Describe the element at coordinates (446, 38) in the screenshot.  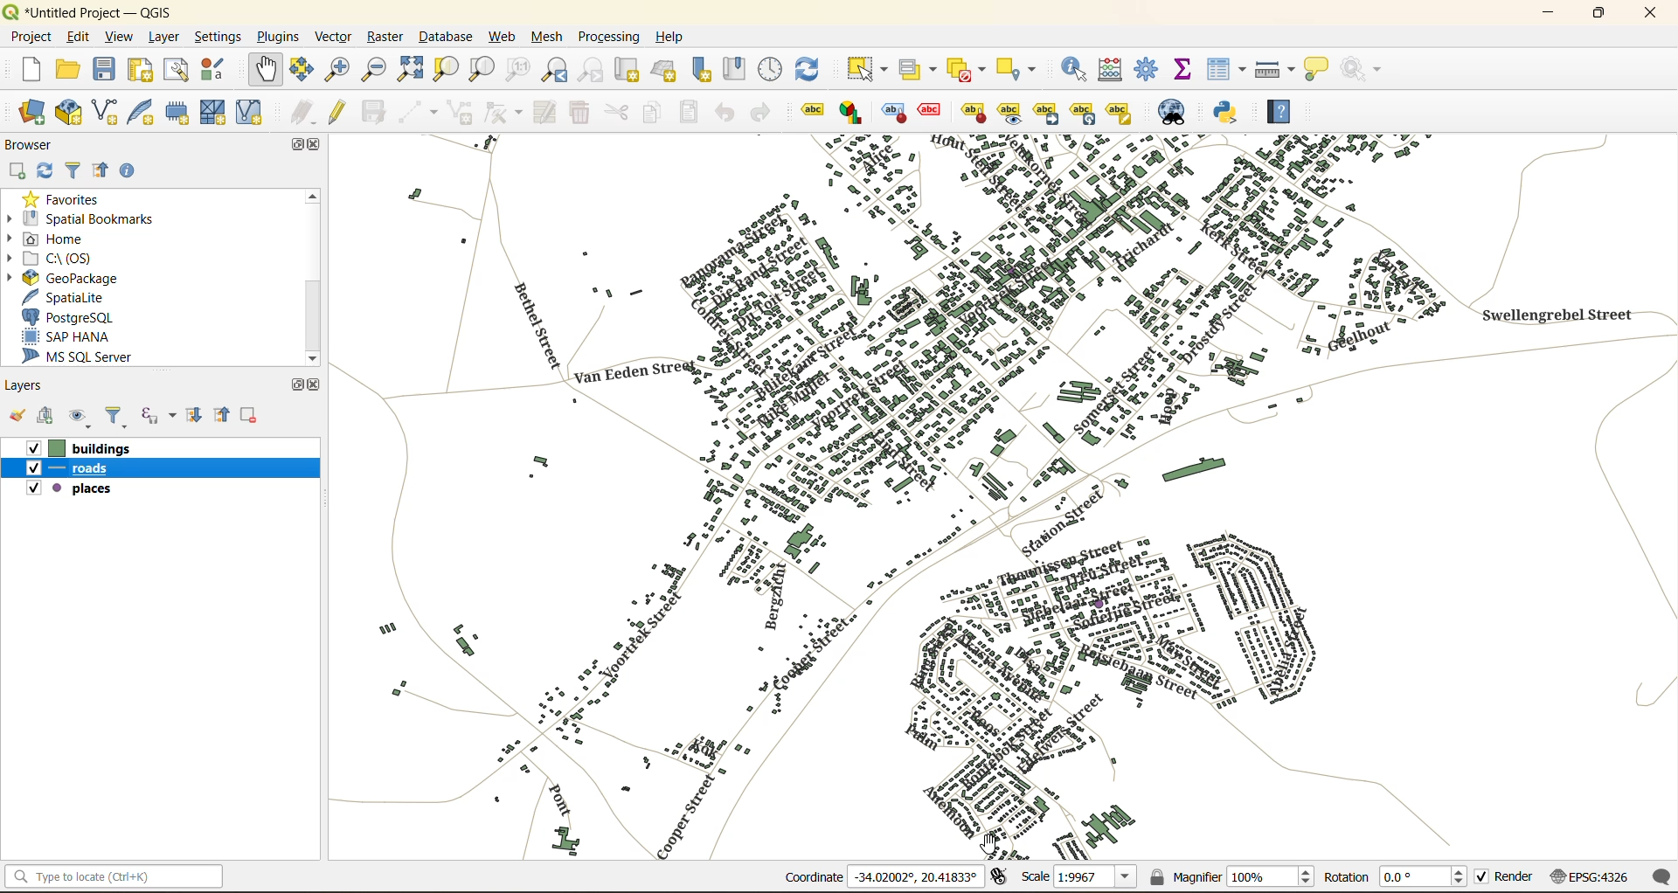
I see `database` at that location.